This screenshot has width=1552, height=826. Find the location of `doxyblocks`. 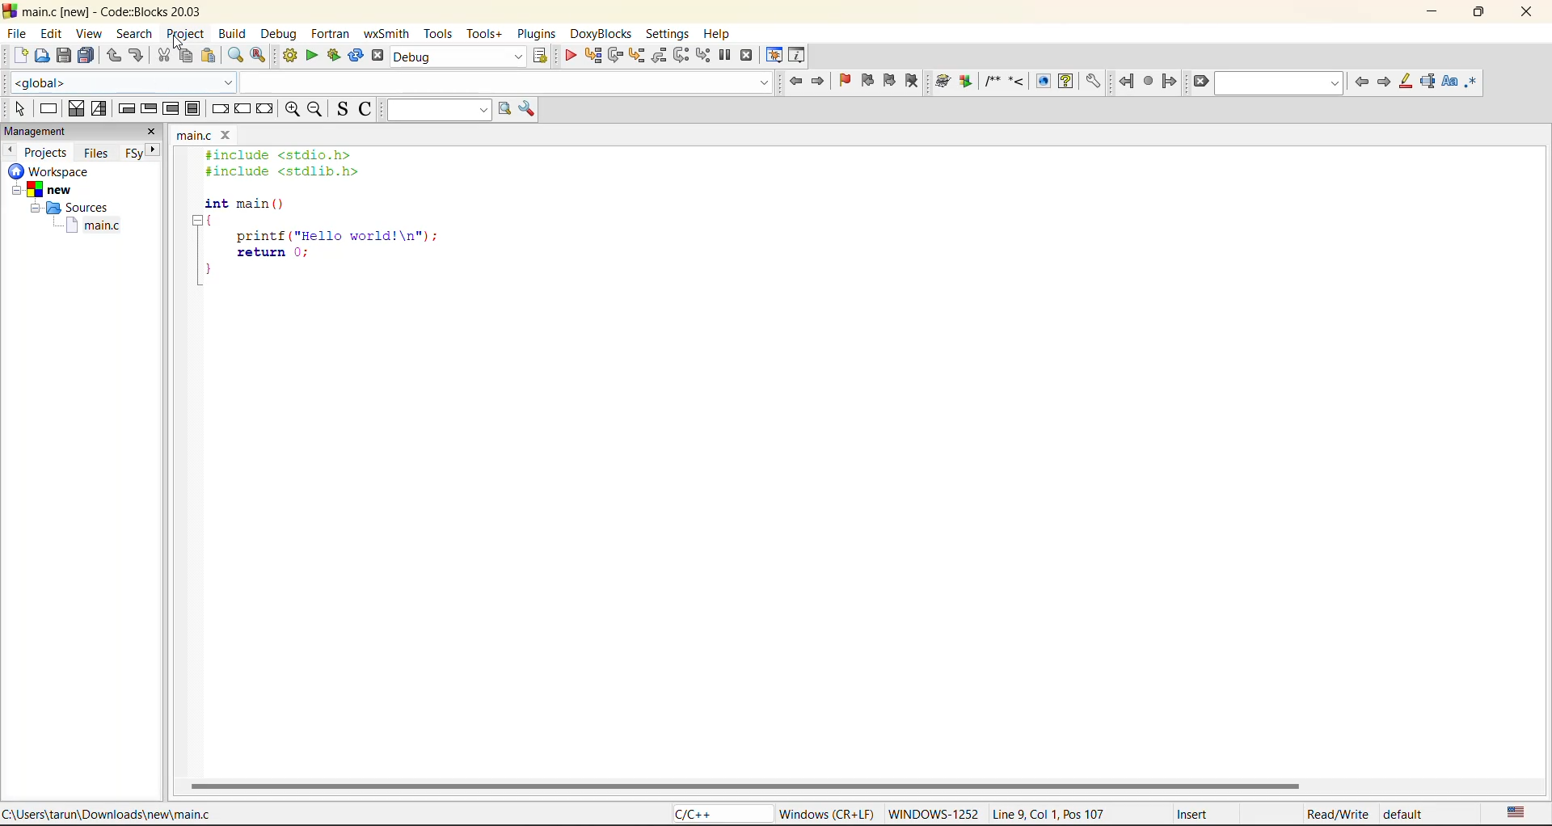

doxyblocks is located at coordinates (600, 34).